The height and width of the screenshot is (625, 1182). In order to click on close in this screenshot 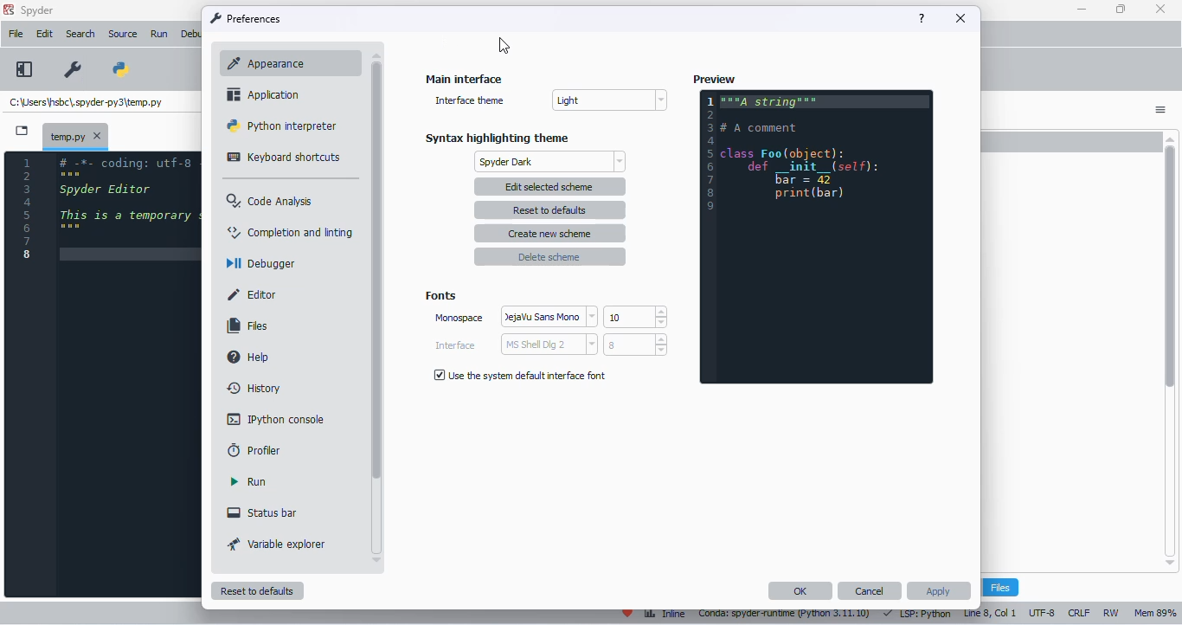, I will do `click(960, 19)`.